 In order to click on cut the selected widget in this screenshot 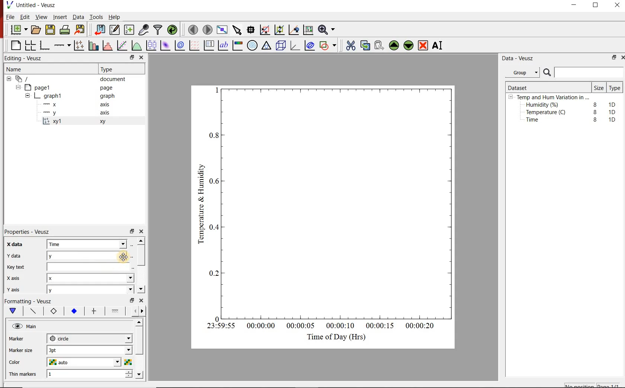, I will do `click(350, 45)`.